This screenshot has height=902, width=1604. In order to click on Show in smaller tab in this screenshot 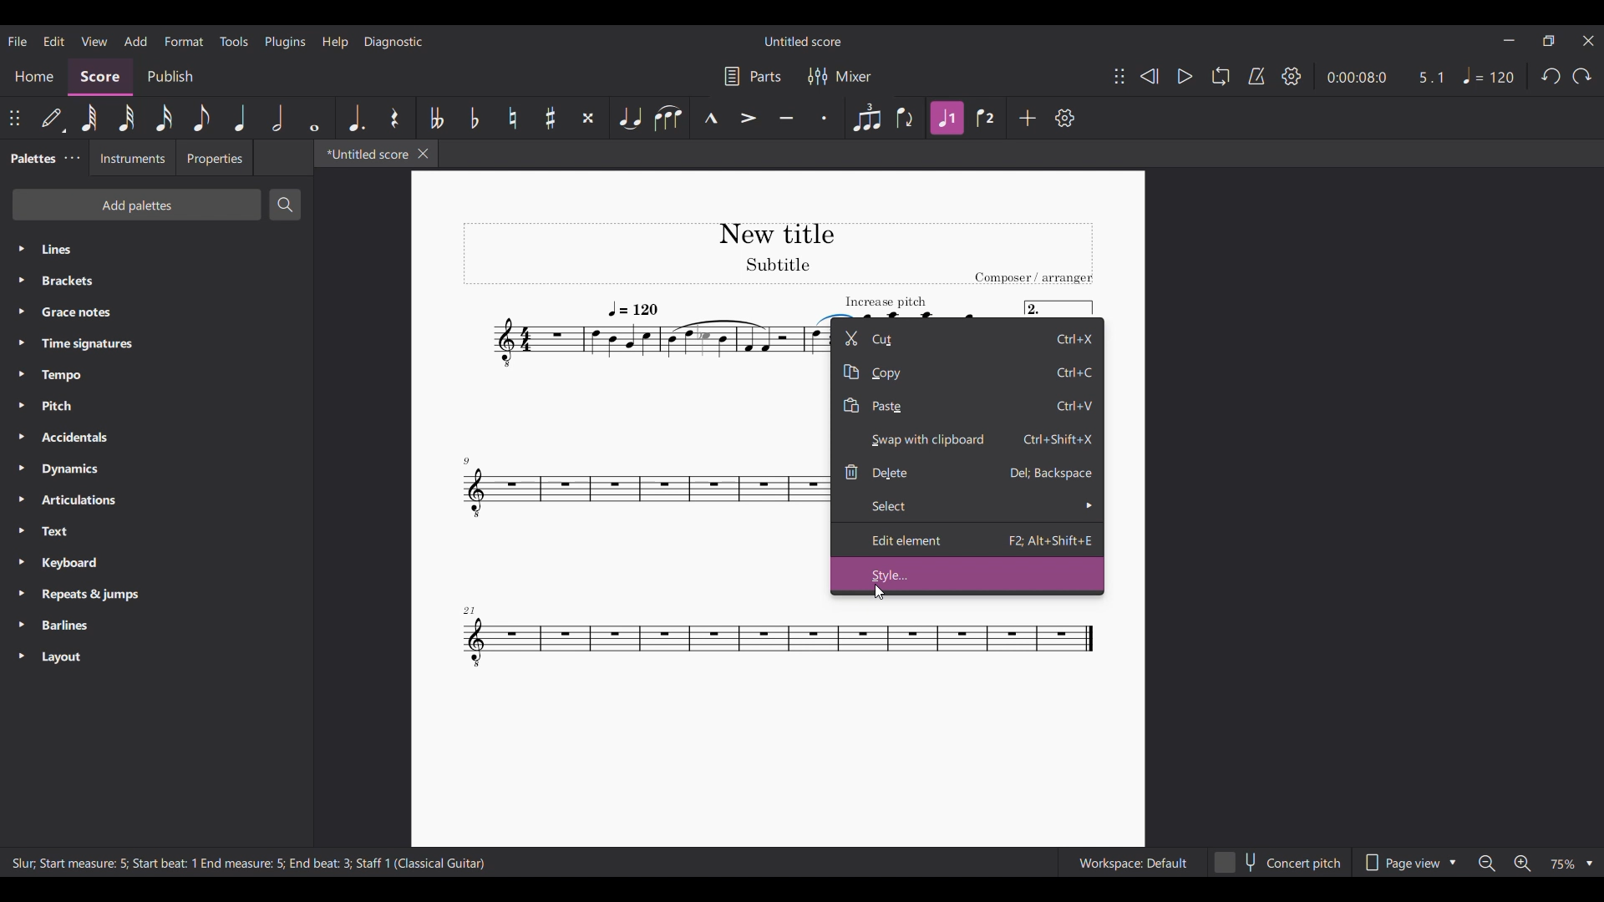, I will do `click(1549, 41)`.